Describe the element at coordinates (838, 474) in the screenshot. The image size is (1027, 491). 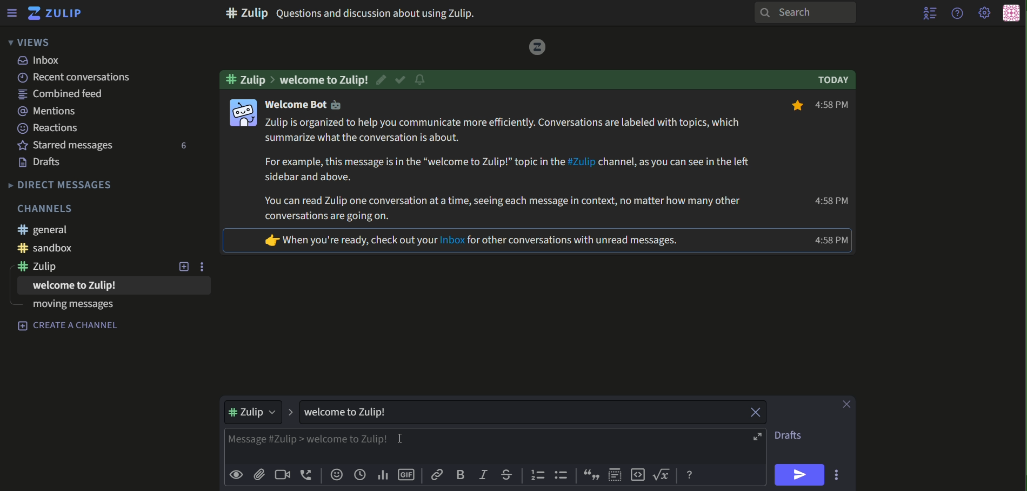
I see `options` at that location.